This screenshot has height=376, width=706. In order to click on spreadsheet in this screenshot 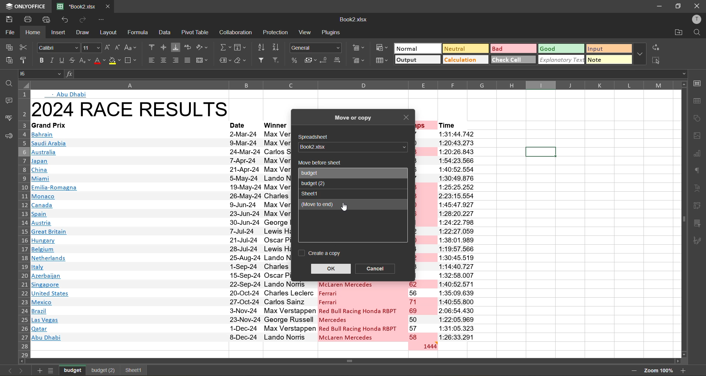, I will do `click(315, 137)`.